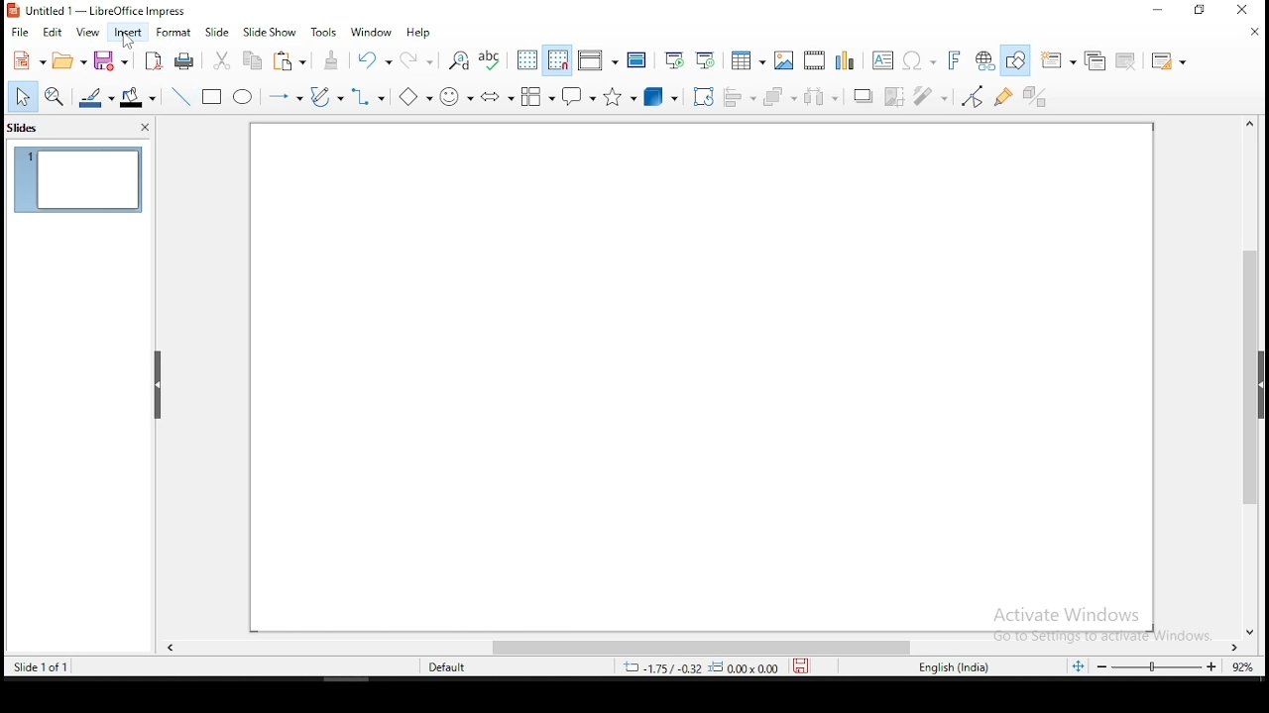  I want to click on slide 1 of 1, so click(53, 666).